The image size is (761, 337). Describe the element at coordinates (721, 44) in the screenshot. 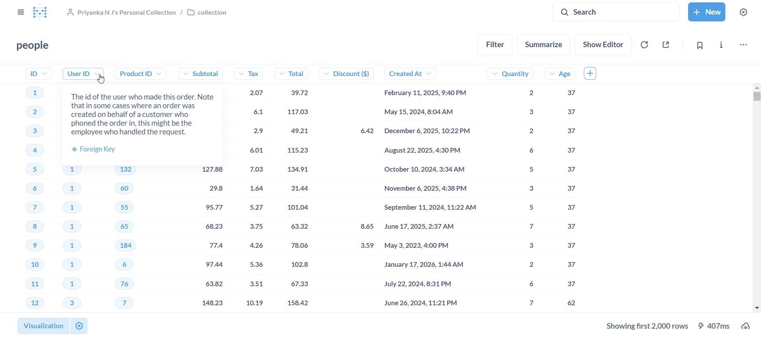

I see `info` at that location.